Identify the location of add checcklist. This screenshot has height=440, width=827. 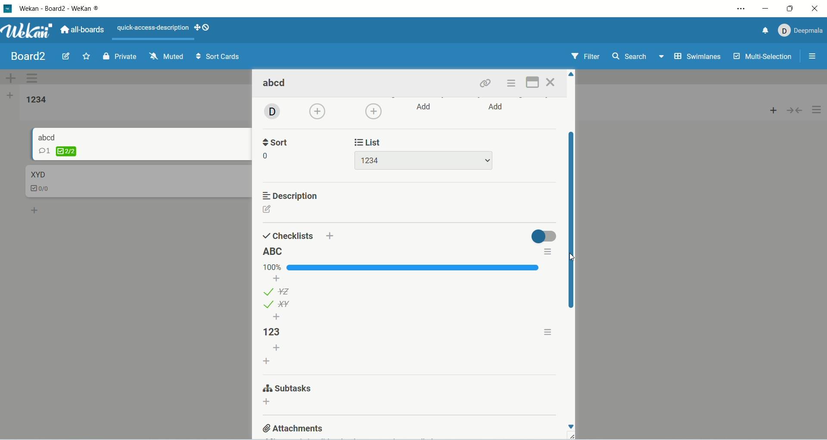
(267, 360).